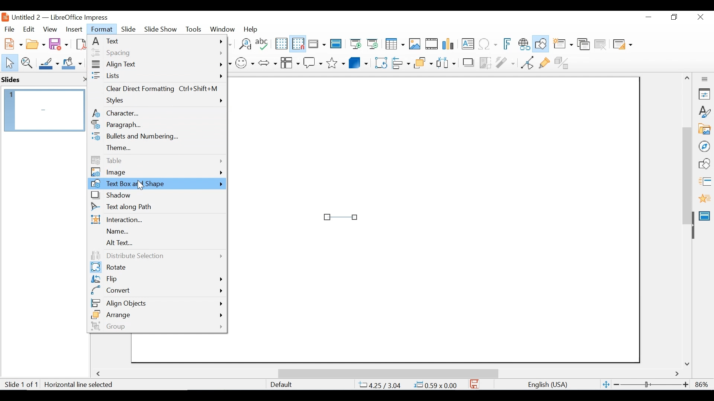 This screenshot has width=714, height=401. I want to click on Align Text, so click(157, 65).